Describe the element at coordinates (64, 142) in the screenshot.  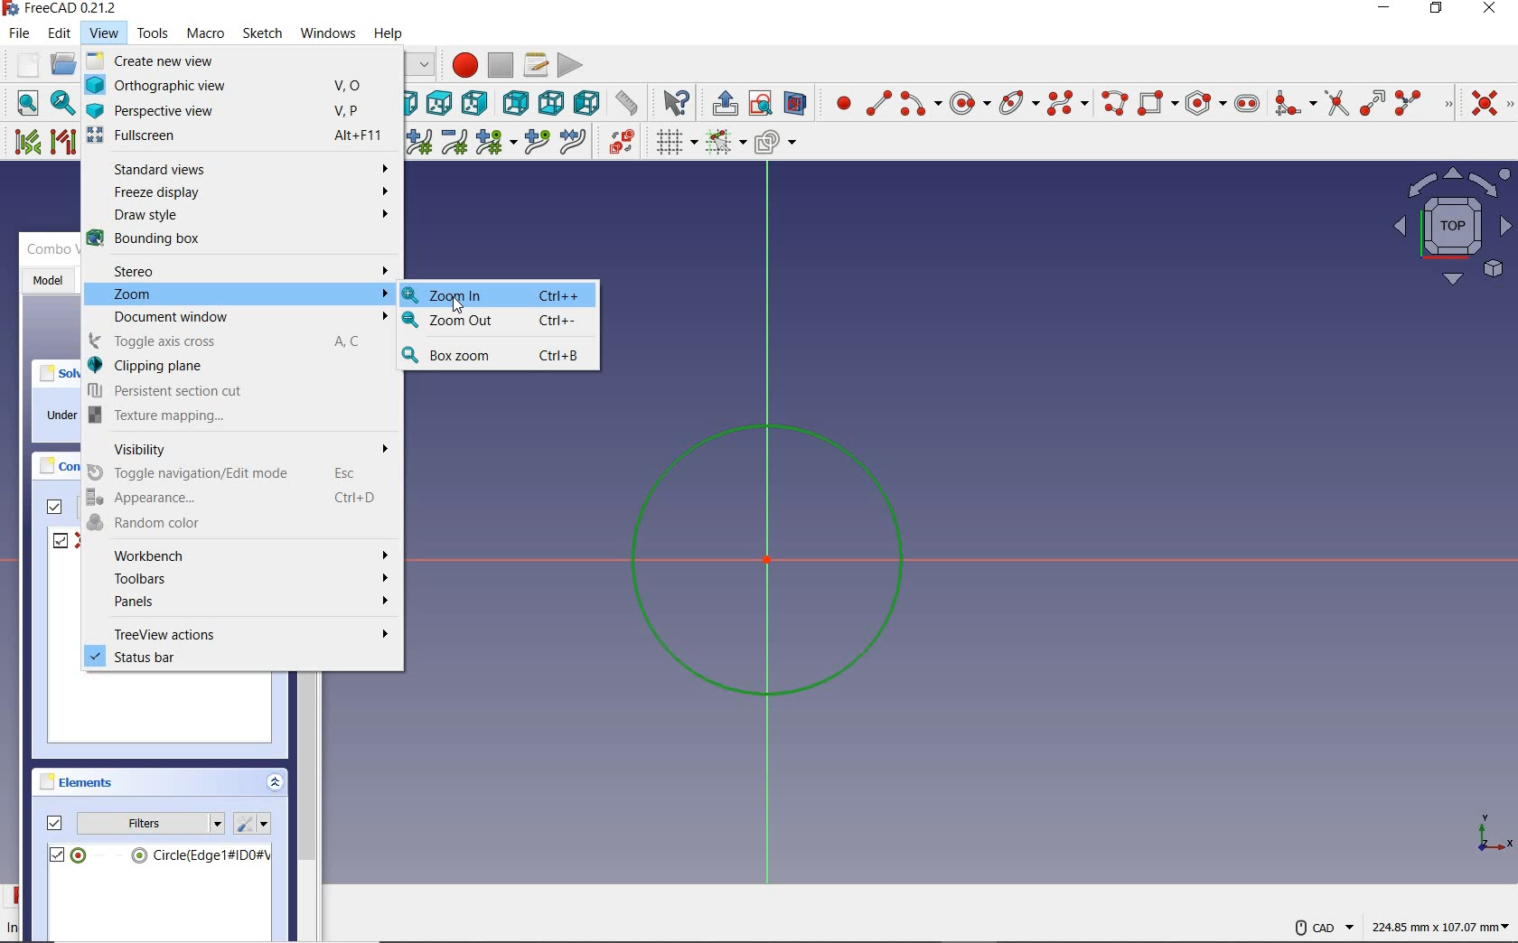
I see `select associated geometry` at that location.